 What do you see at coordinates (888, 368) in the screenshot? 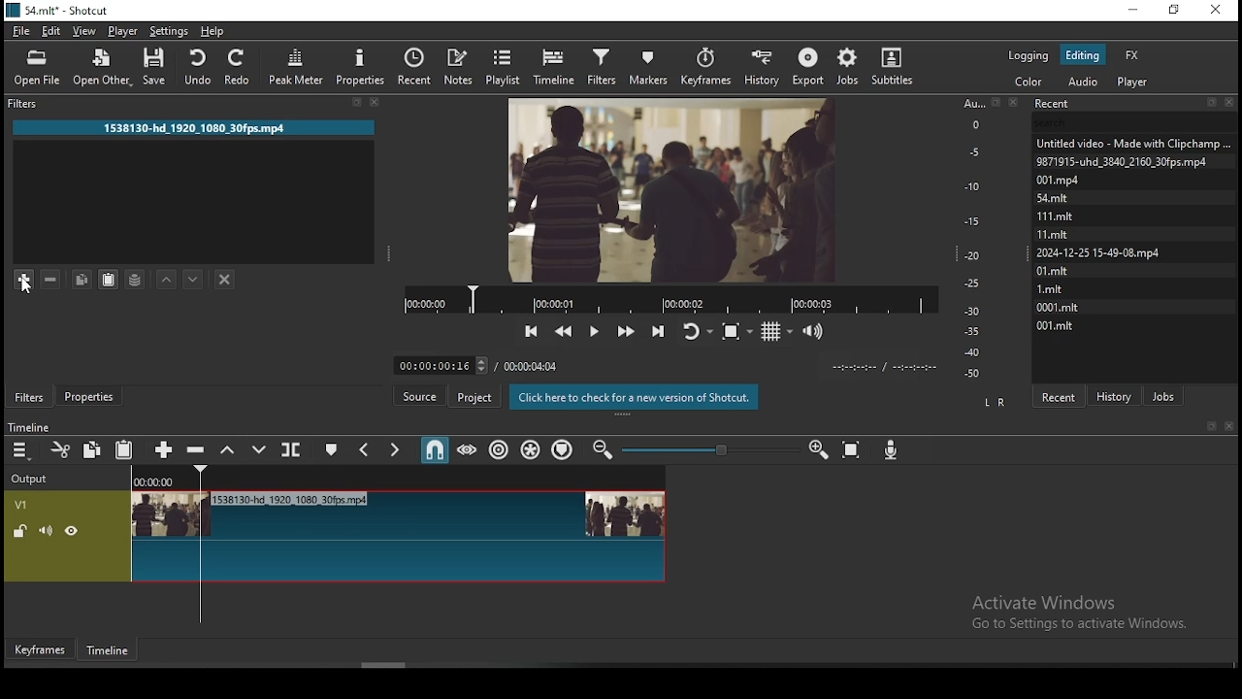
I see `time format` at bounding box center [888, 368].